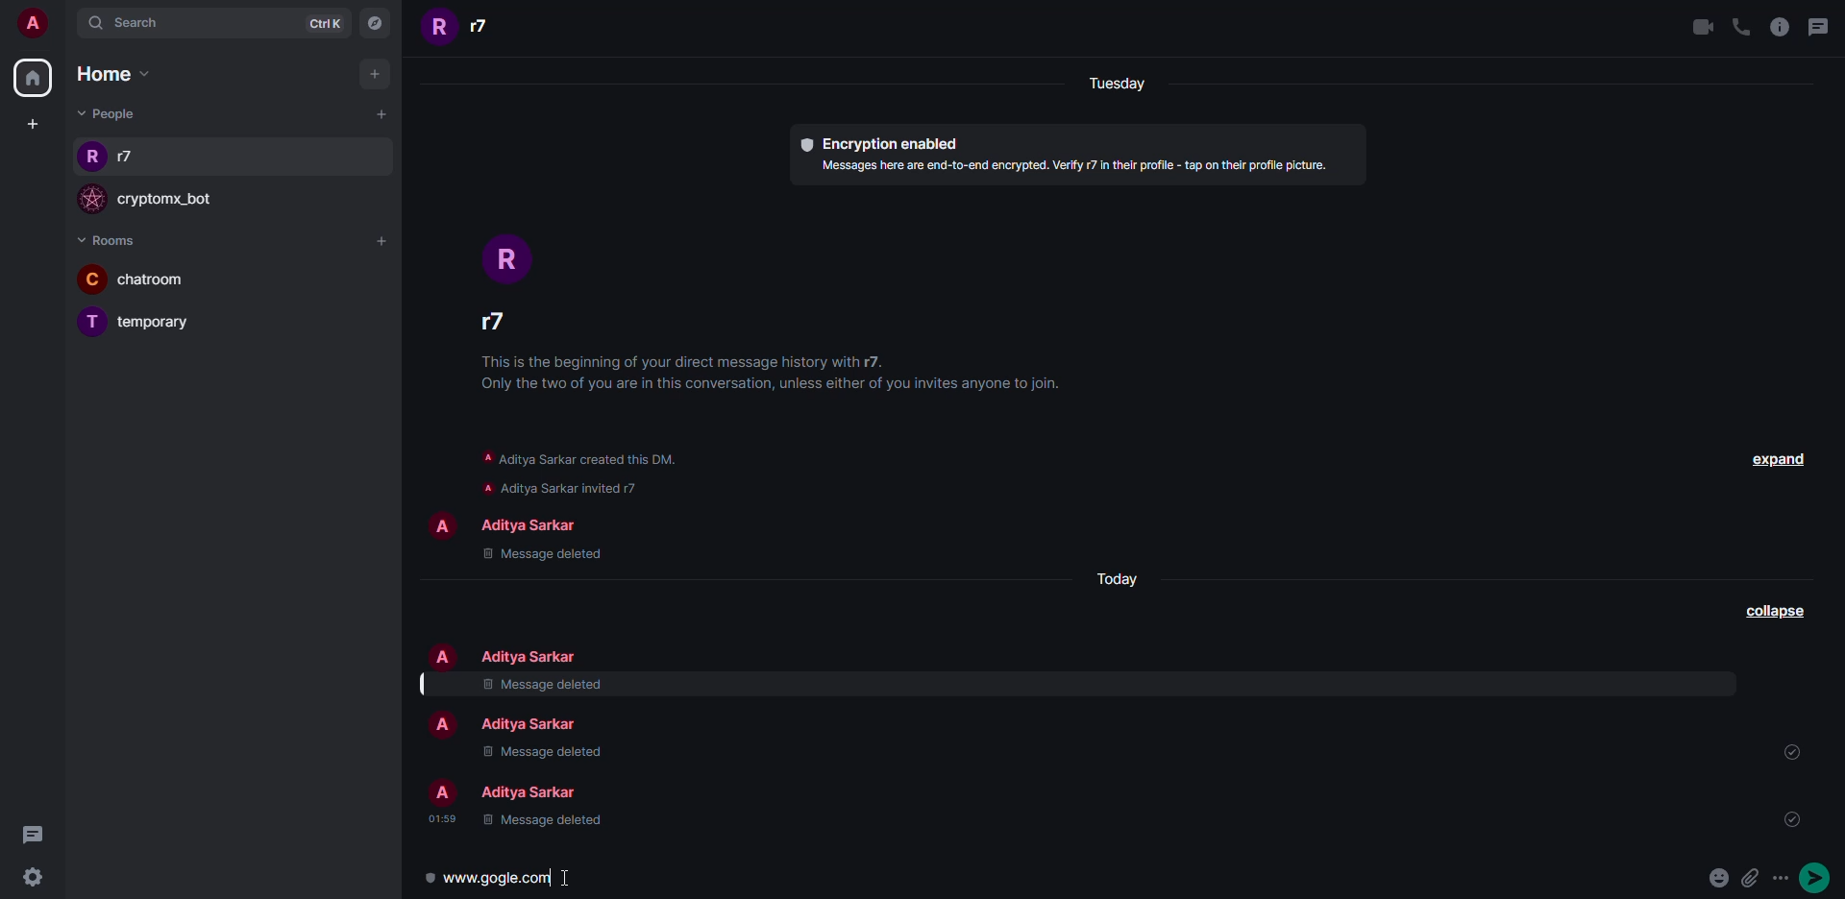 This screenshot has width=1845, height=899. What do you see at coordinates (35, 880) in the screenshot?
I see `settings` at bounding box center [35, 880].